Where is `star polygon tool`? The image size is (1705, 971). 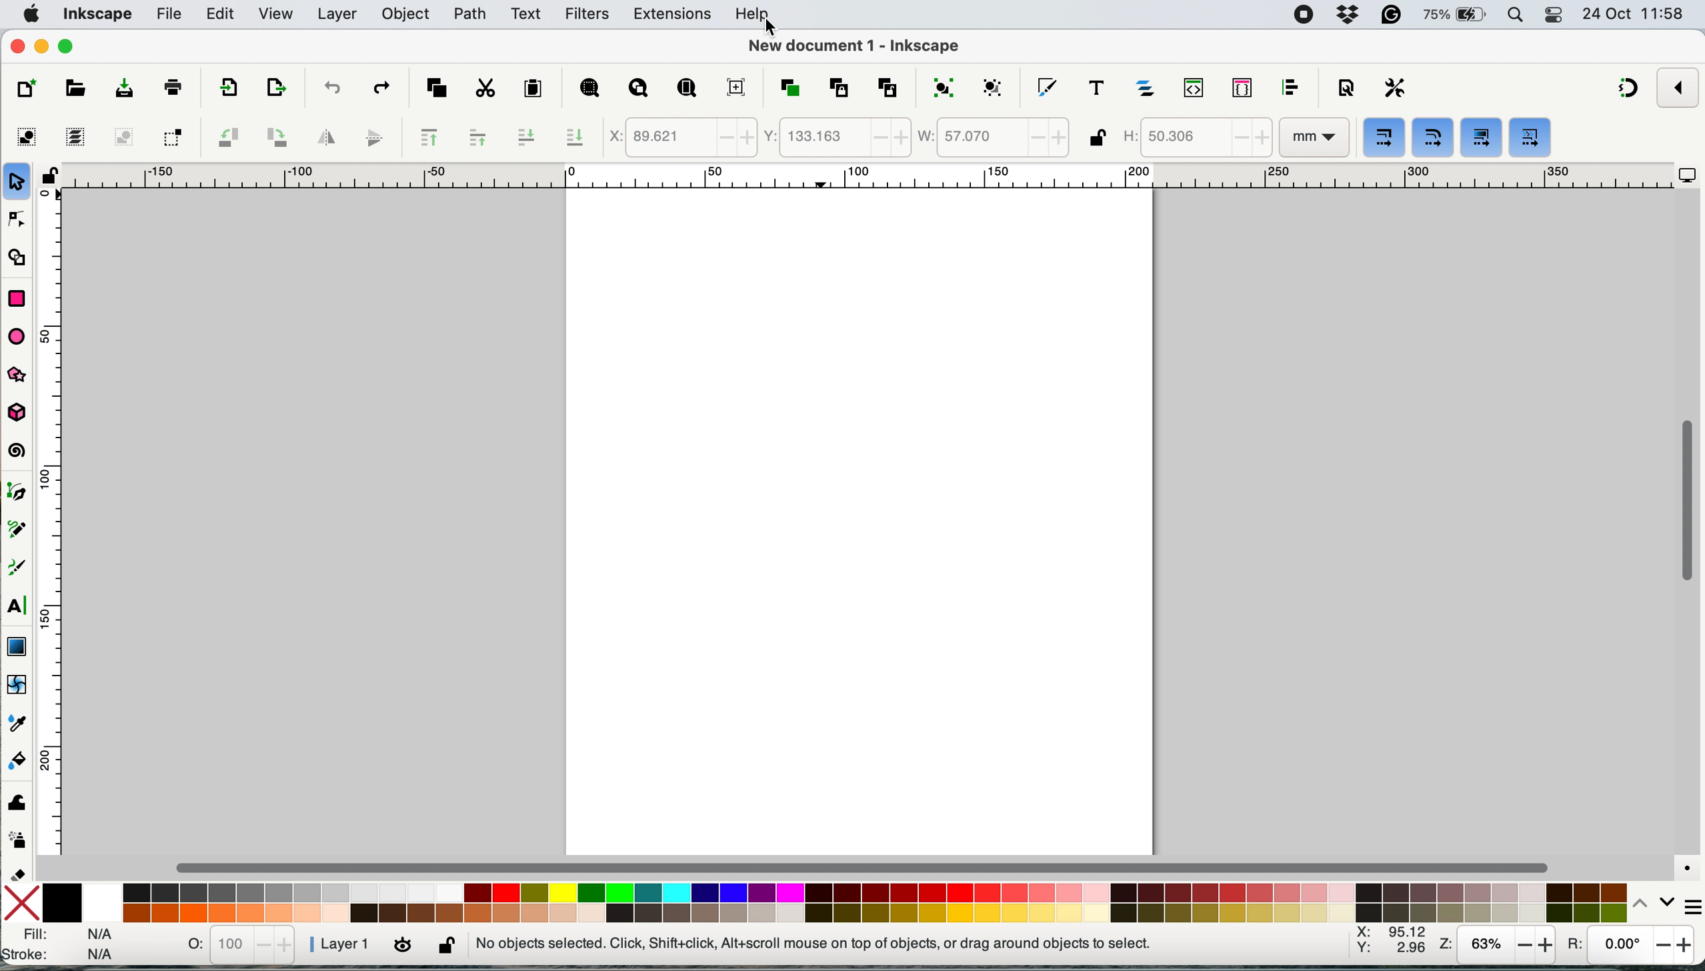
star polygon tool is located at coordinates (17, 375).